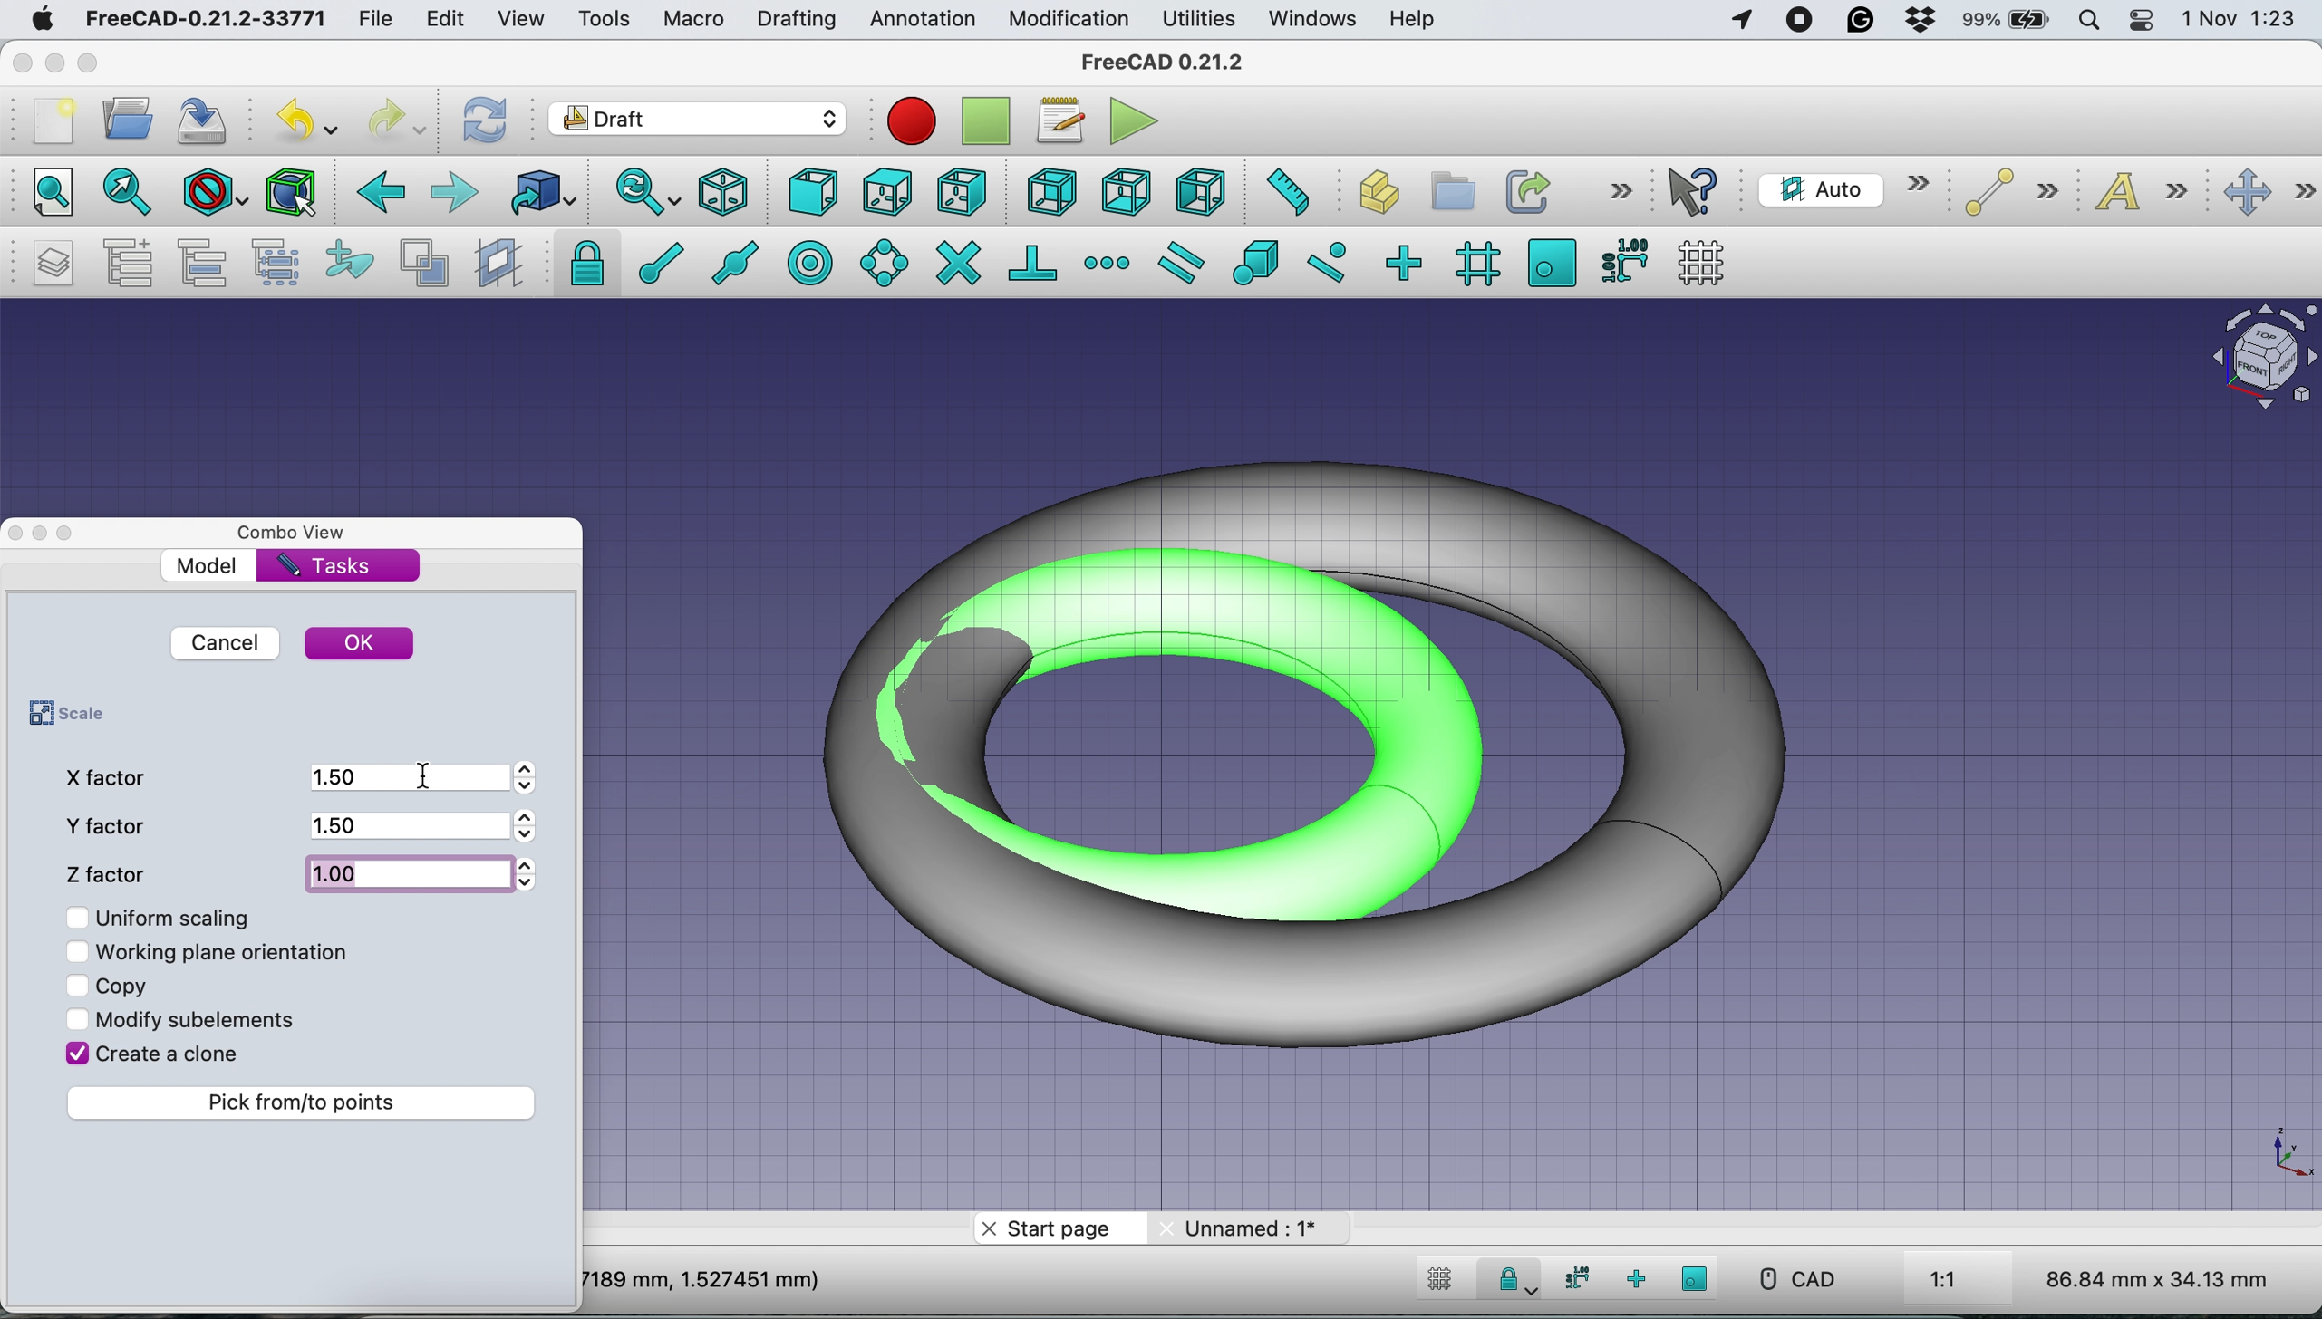 Image resolution: width=2322 pixels, height=1319 pixels. Describe the element at coordinates (1573, 1278) in the screenshot. I see `snap dimensions` at that location.